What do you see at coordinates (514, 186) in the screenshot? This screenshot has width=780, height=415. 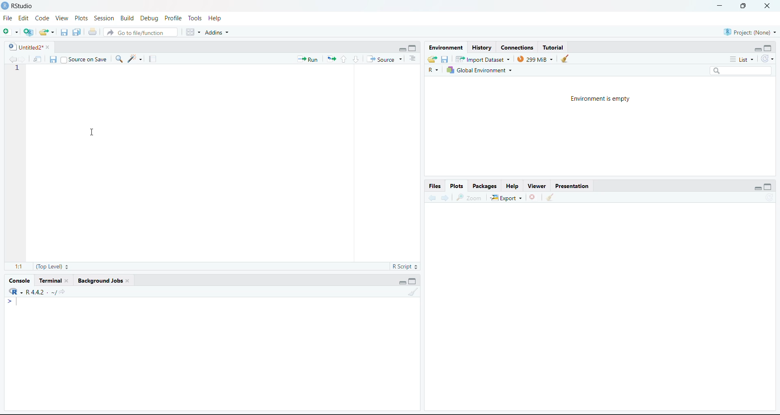 I see `Help` at bounding box center [514, 186].